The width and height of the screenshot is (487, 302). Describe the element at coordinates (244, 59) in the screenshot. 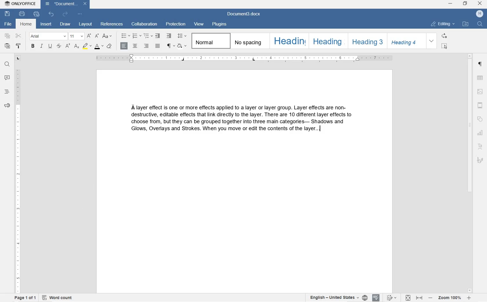

I see `RULER` at that location.